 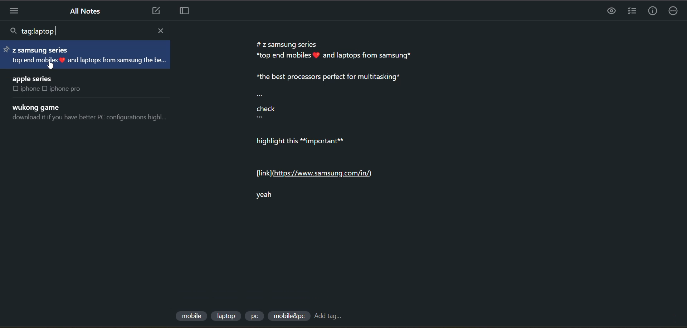 What do you see at coordinates (86, 11) in the screenshot?
I see `all notes` at bounding box center [86, 11].